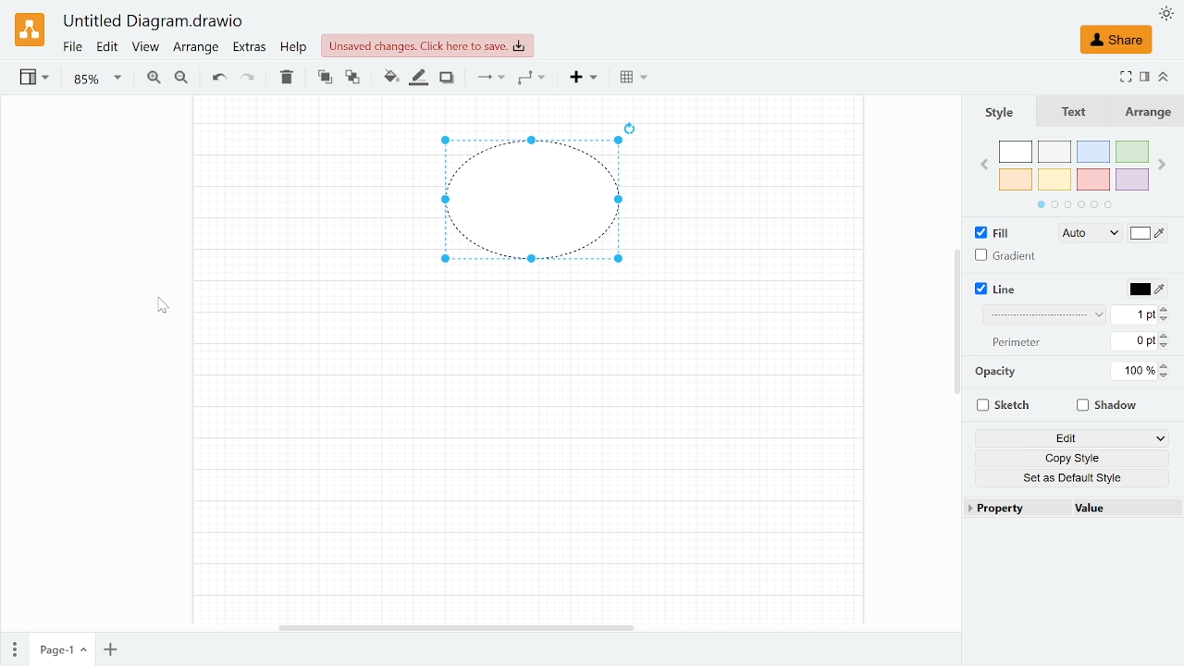 The width and height of the screenshot is (1184, 666). Describe the element at coordinates (1142, 77) in the screenshot. I see `Format` at that location.